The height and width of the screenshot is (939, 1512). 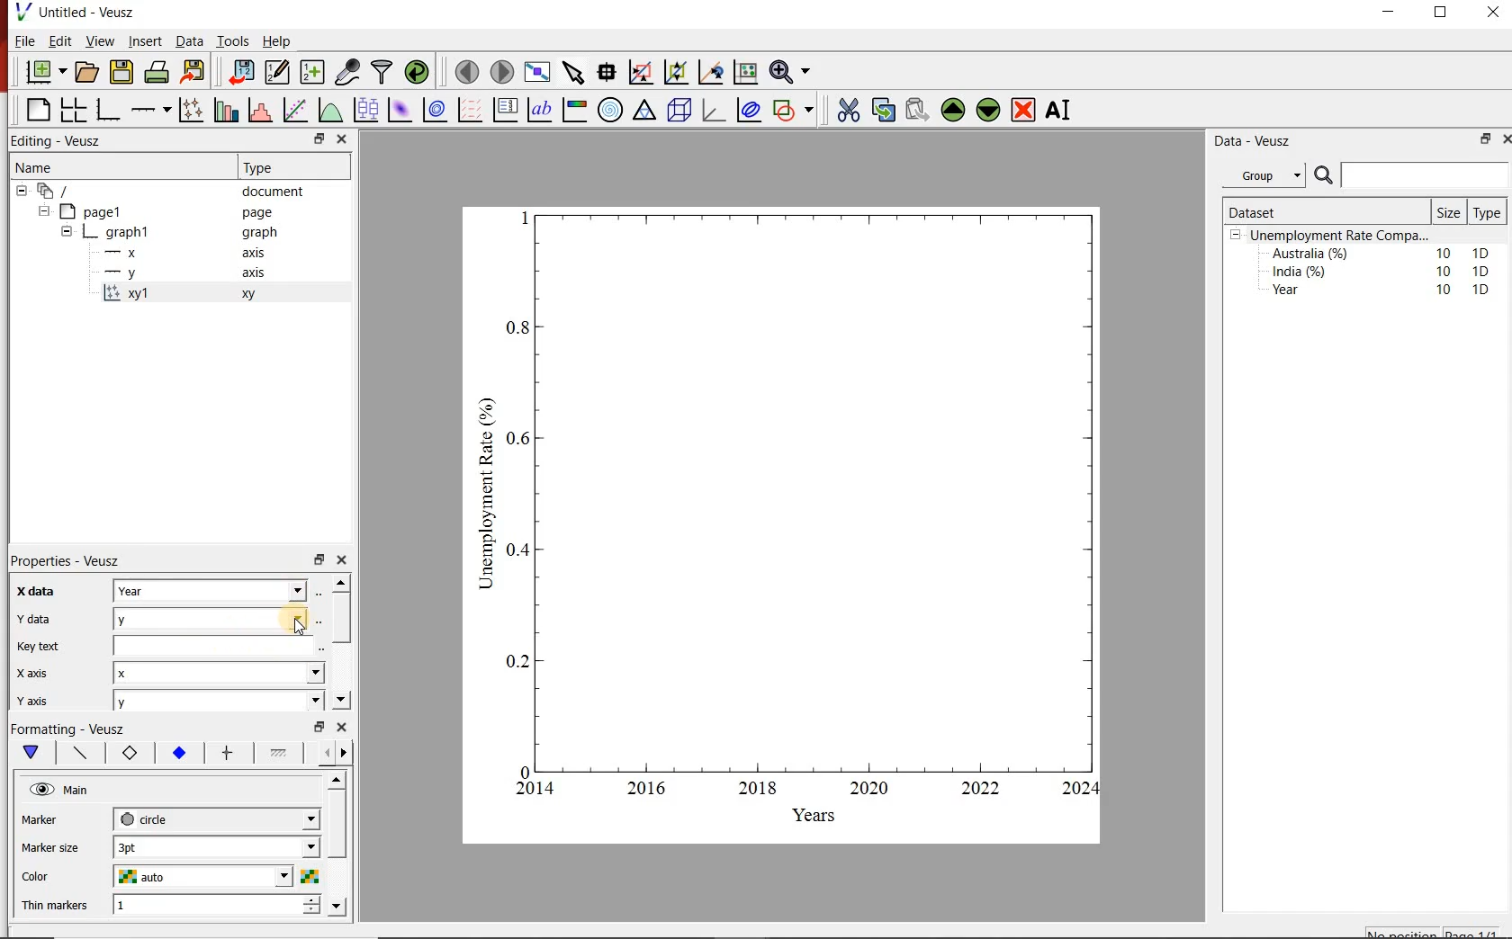 What do you see at coordinates (78, 791) in the screenshot?
I see `Main` at bounding box center [78, 791].